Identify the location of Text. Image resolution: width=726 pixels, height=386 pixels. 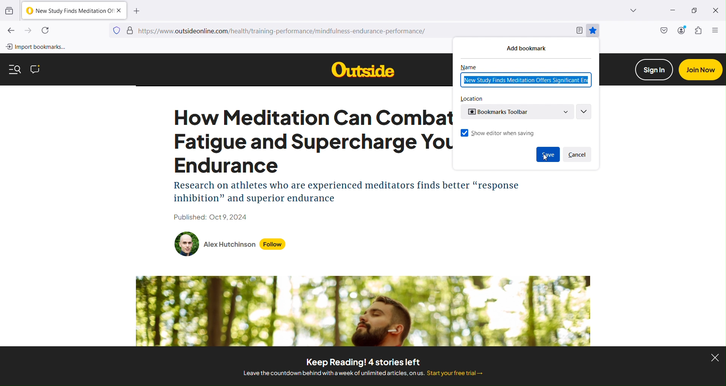
(362, 366).